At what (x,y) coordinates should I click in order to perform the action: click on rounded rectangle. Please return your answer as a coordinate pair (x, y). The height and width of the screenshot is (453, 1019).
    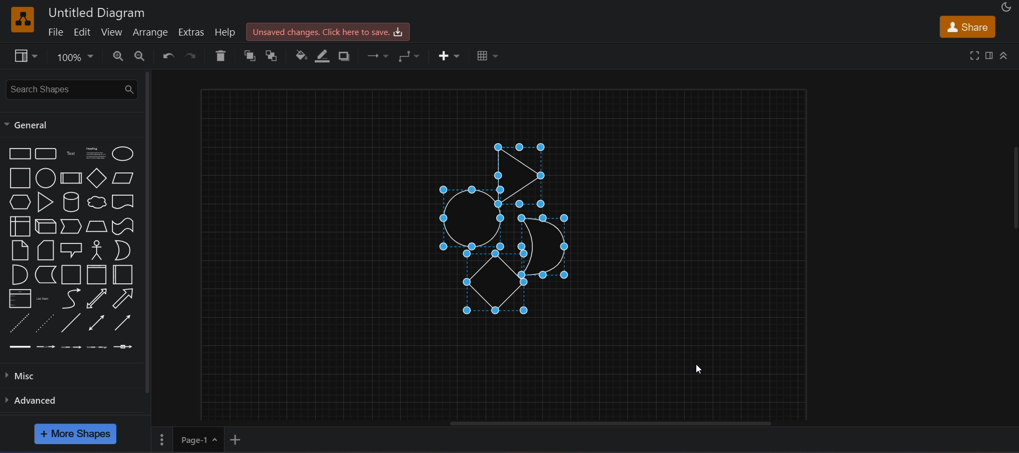
    Looking at the image, I should click on (47, 154).